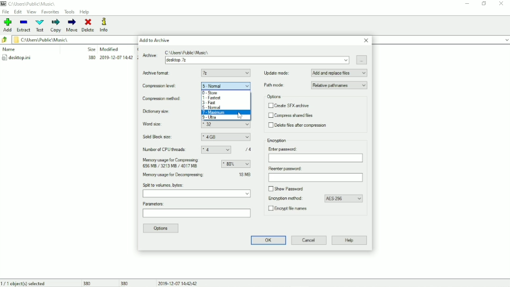  What do you see at coordinates (288, 189) in the screenshot?
I see `Show password` at bounding box center [288, 189].